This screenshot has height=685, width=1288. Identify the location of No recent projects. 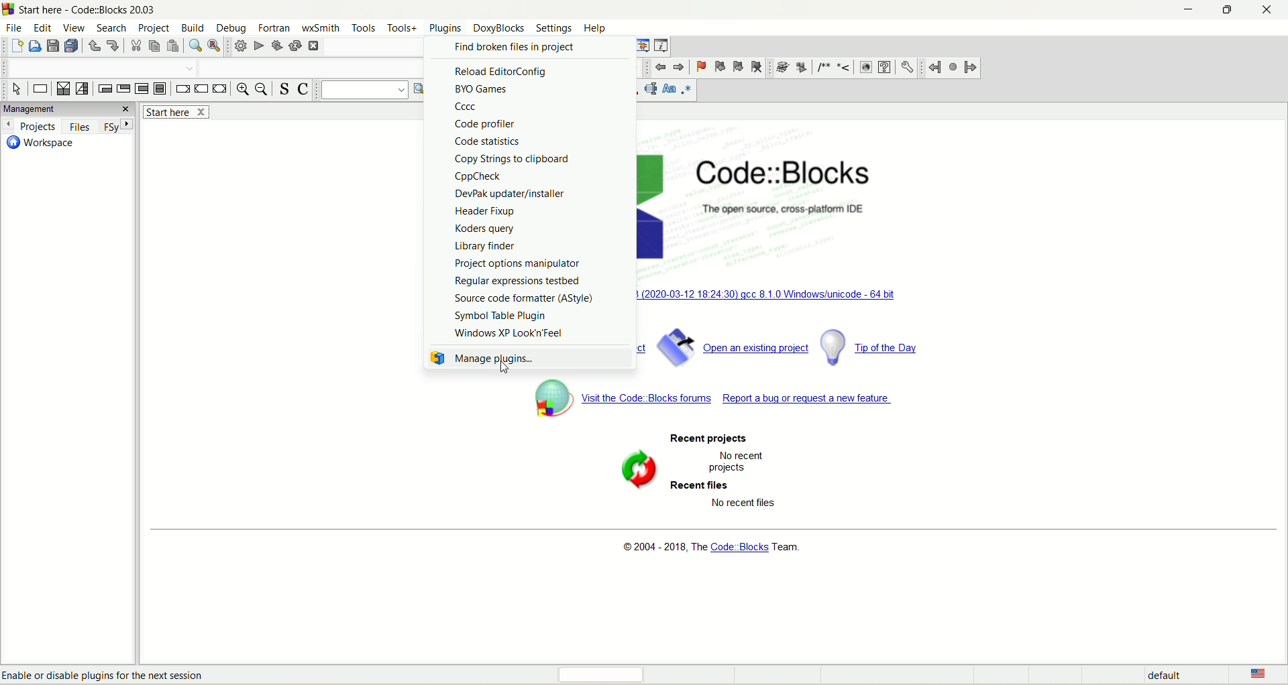
(734, 461).